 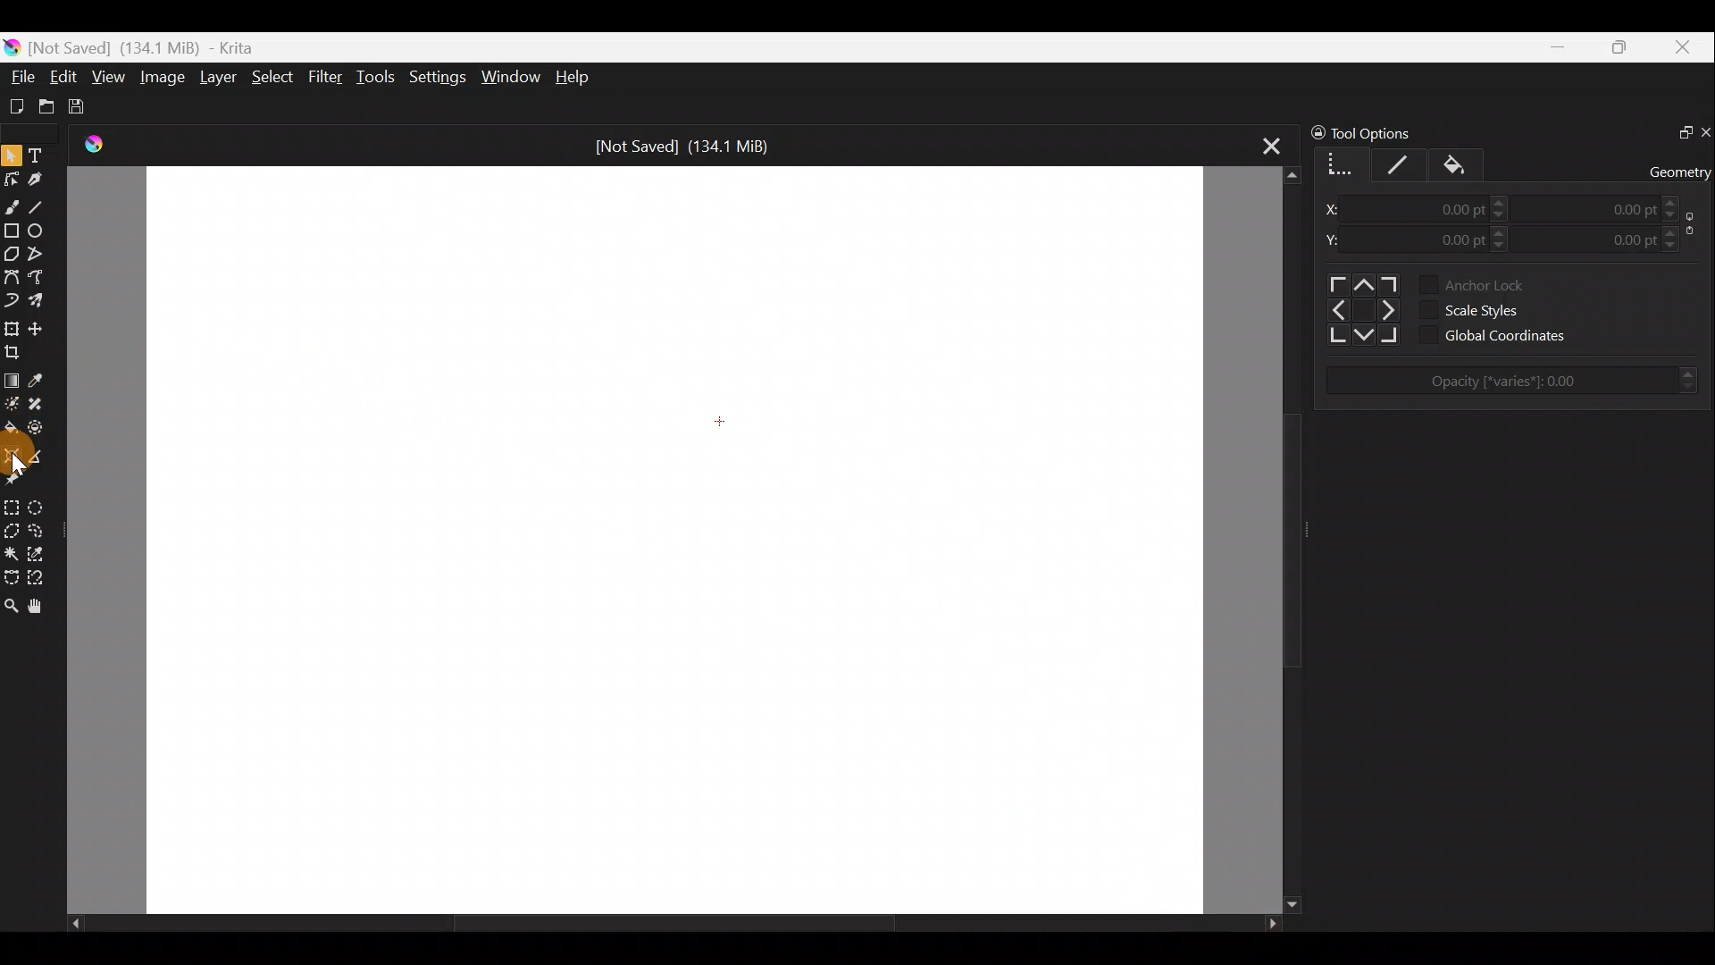 I want to click on Dynamic brush tool, so click(x=11, y=301).